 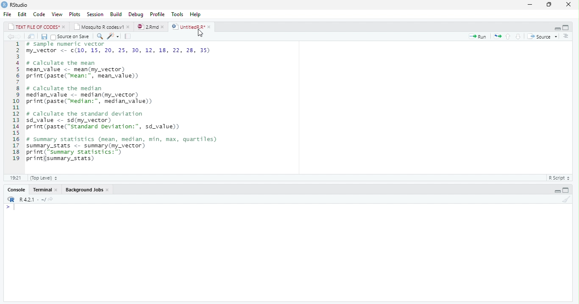 What do you see at coordinates (39, 14) in the screenshot?
I see `code` at bounding box center [39, 14].